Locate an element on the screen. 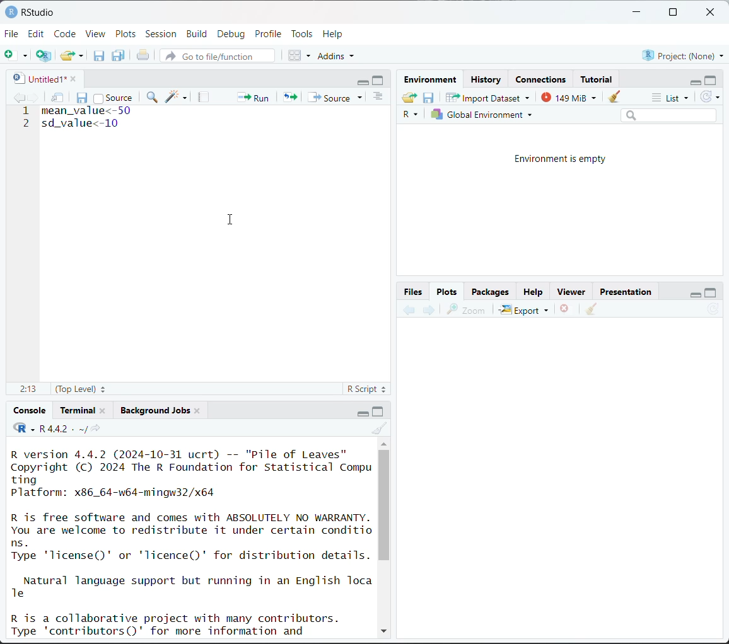  cursor is located at coordinates (233, 220).